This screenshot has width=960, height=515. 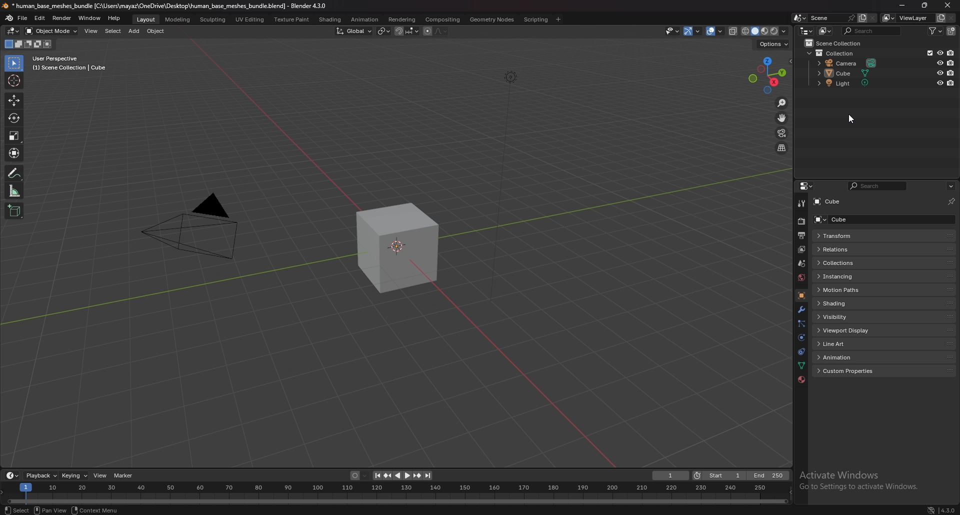 I want to click on select, so click(x=113, y=31).